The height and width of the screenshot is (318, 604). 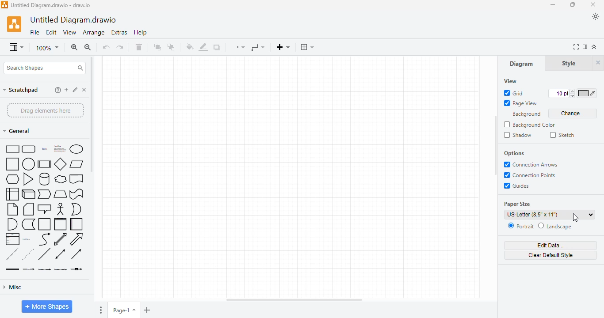 What do you see at coordinates (520, 226) in the screenshot?
I see `portrait` at bounding box center [520, 226].